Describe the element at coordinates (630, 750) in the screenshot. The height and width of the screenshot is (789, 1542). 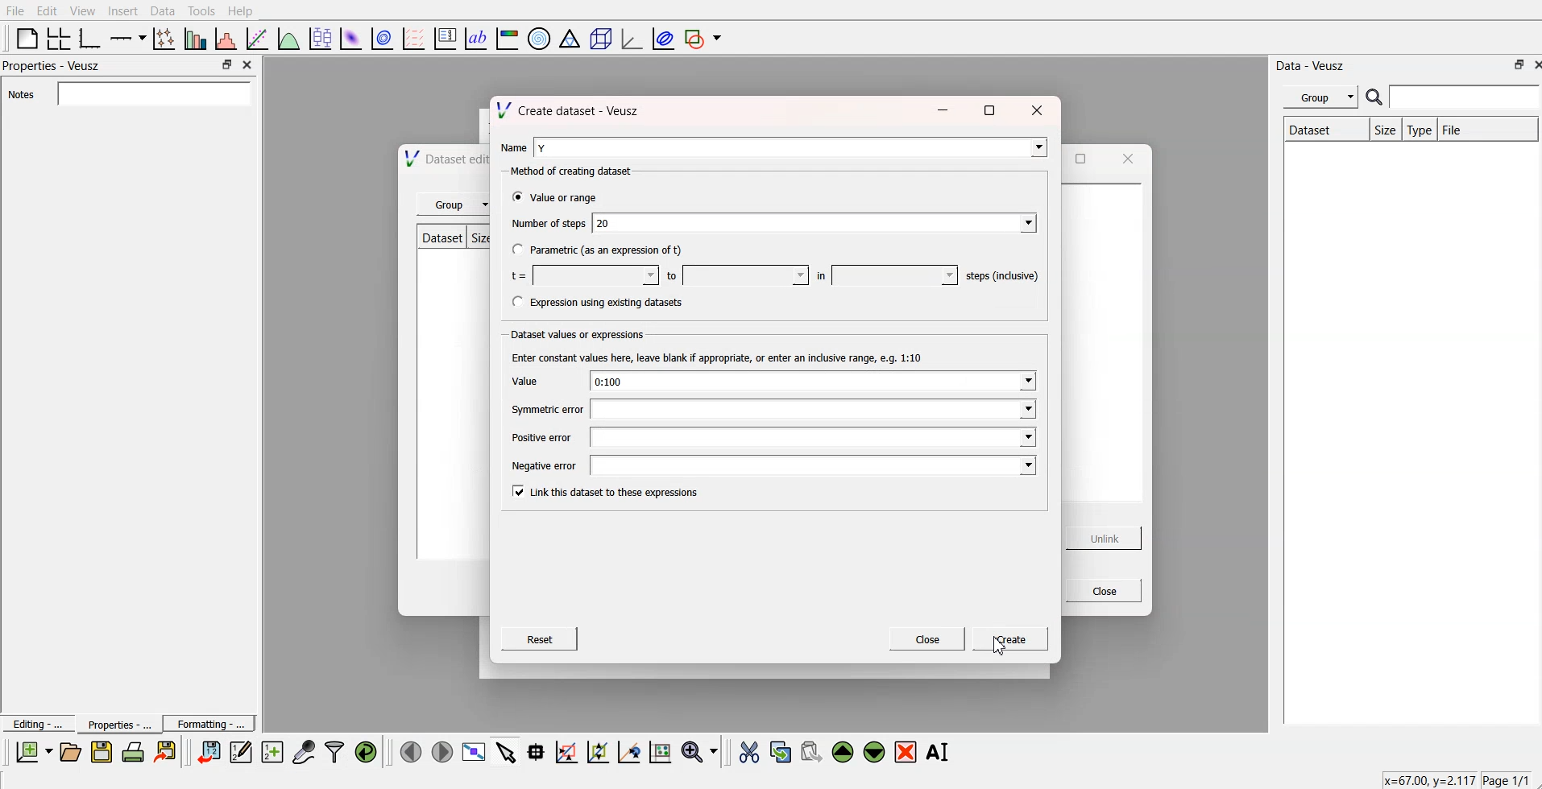
I see `click to recentre graph axes` at that location.